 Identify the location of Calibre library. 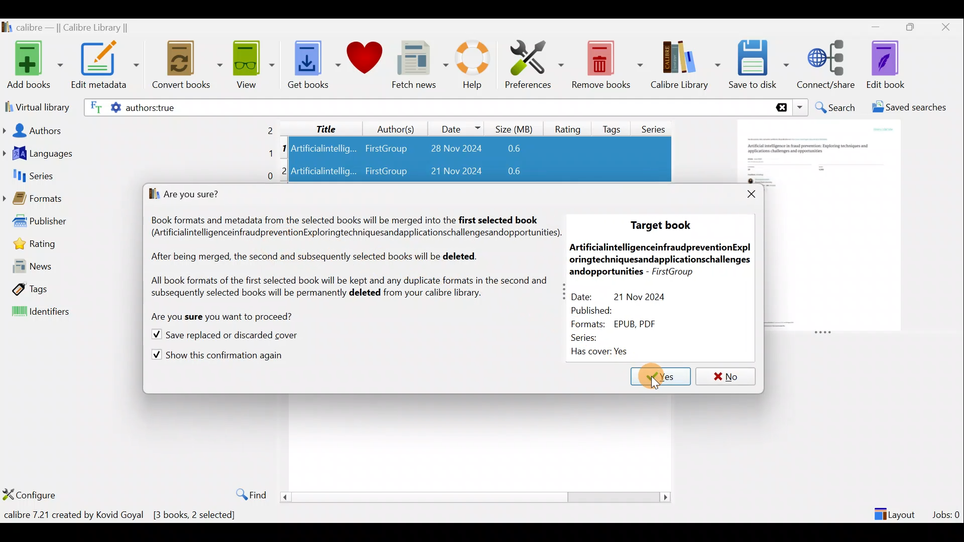
(685, 63).